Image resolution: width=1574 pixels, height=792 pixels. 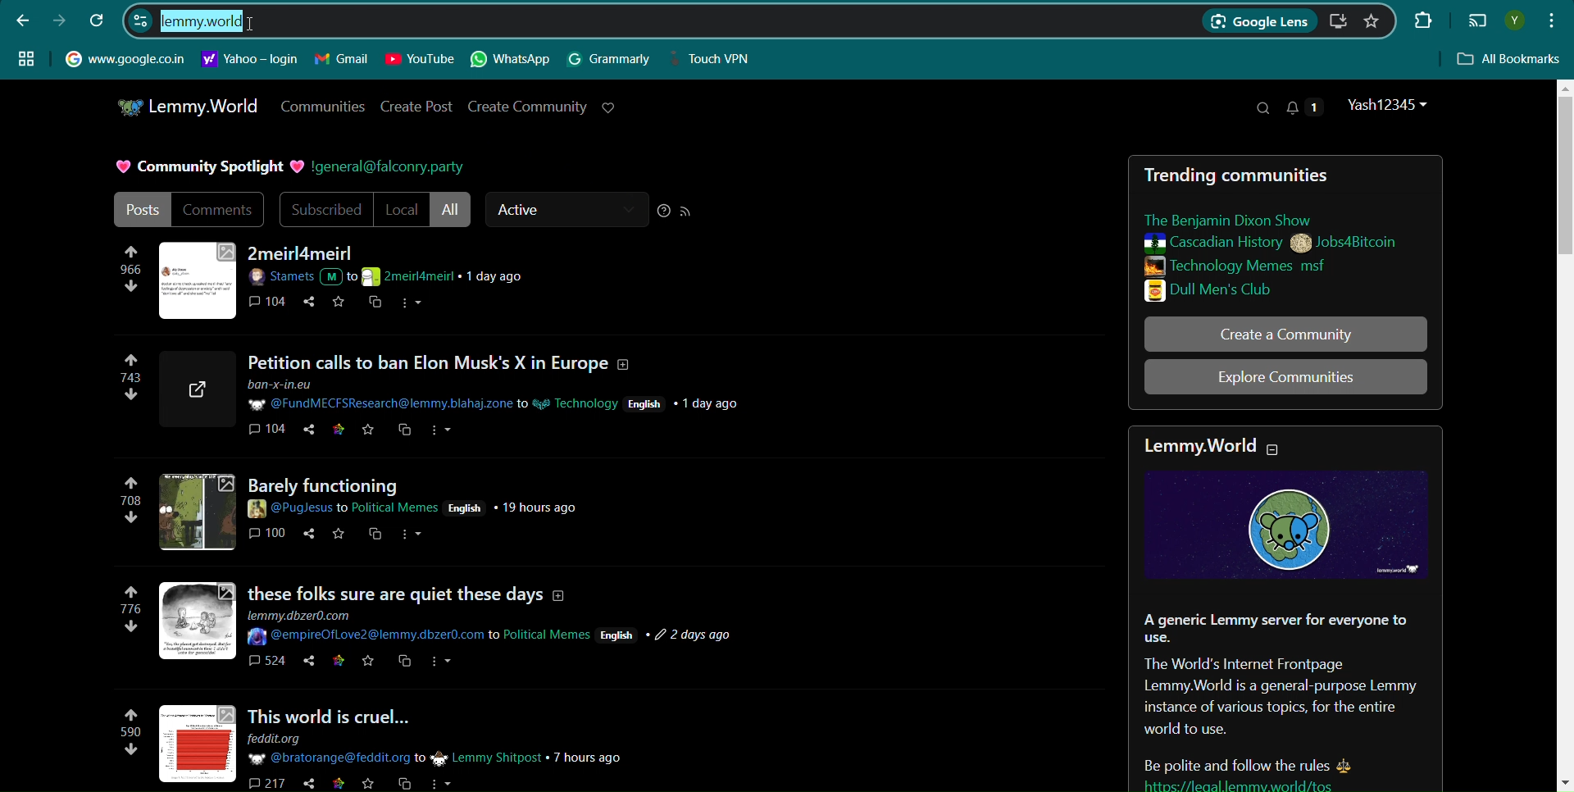 What do you see at coordinates (206, 167) in the screenshot?
I see `Text` at bounding box center [206, 167].